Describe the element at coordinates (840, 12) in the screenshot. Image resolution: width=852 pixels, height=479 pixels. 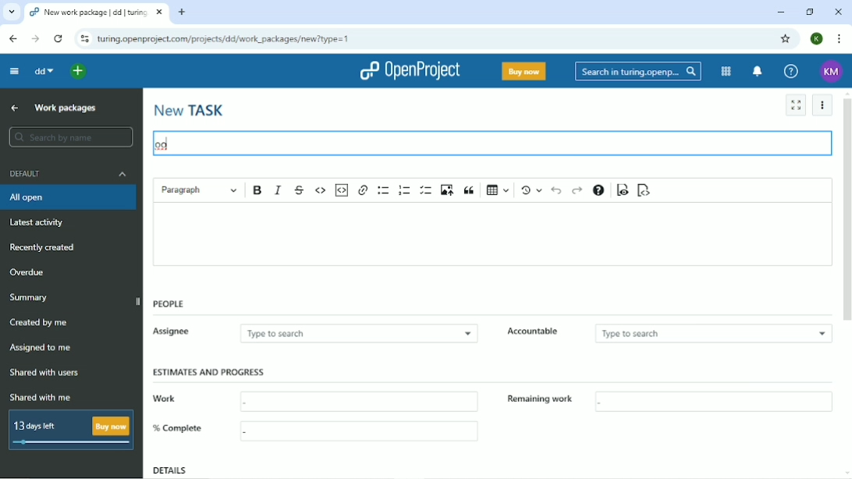
I see `Close` at that location.